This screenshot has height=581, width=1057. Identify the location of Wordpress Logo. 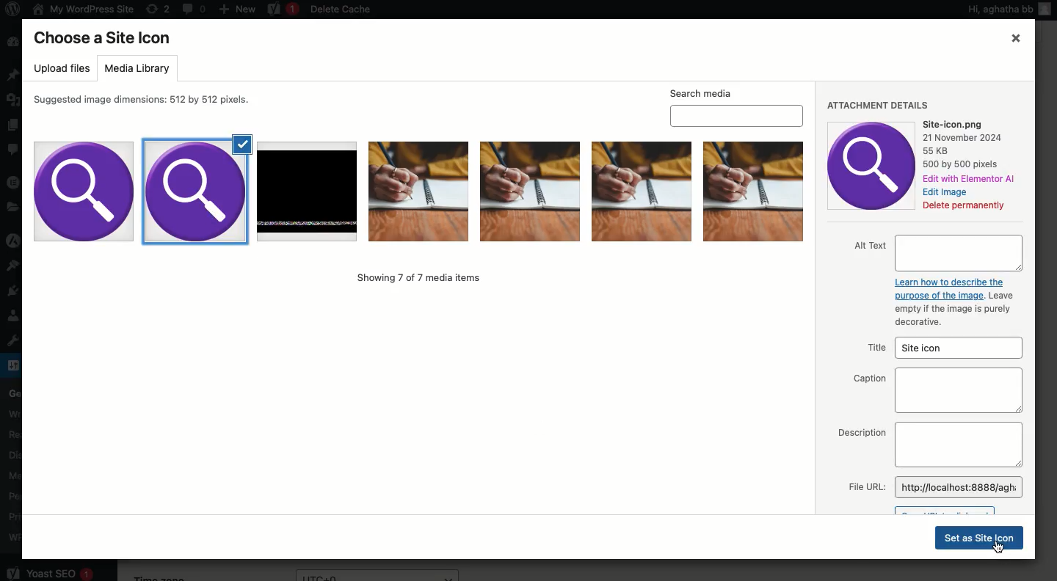
(11, 10).